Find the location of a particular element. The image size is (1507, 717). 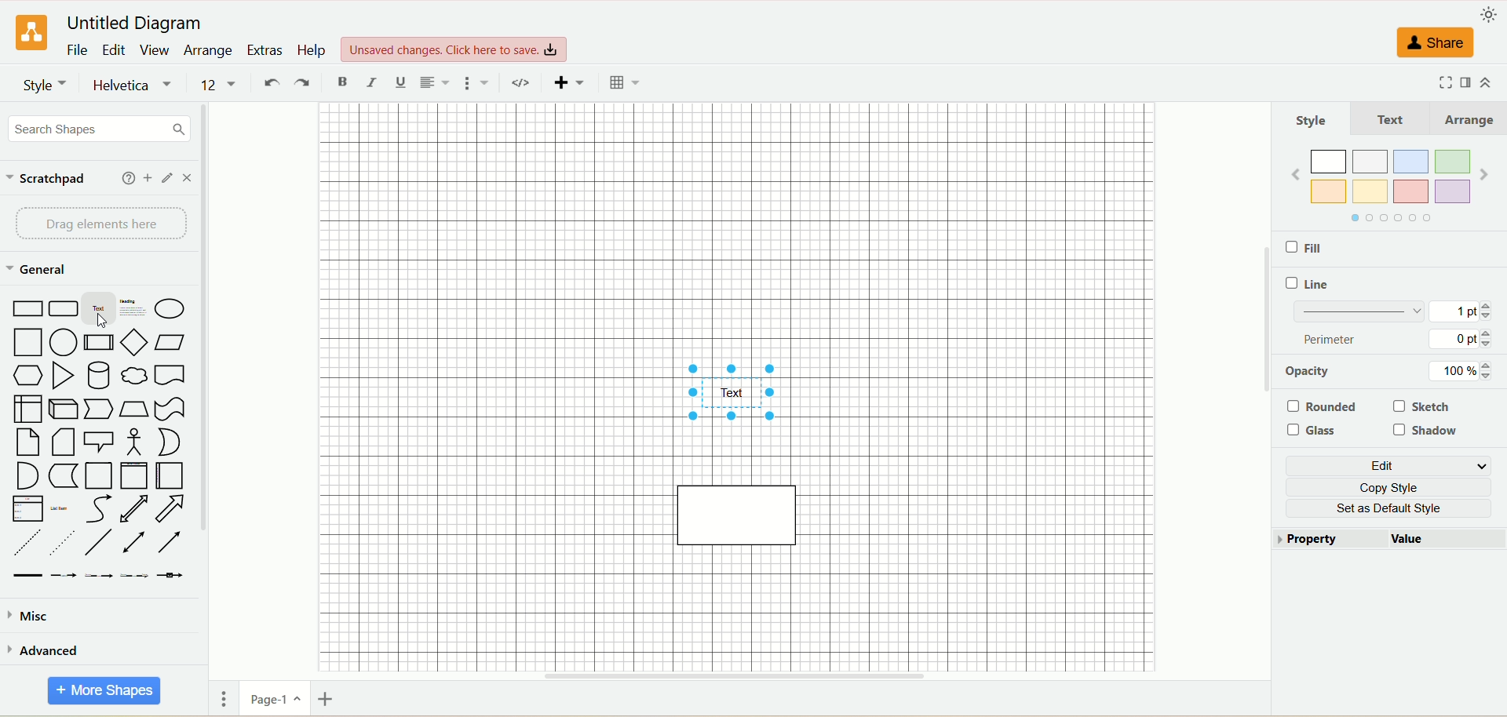

expand/collapse is located at coordinates (1491, 82).